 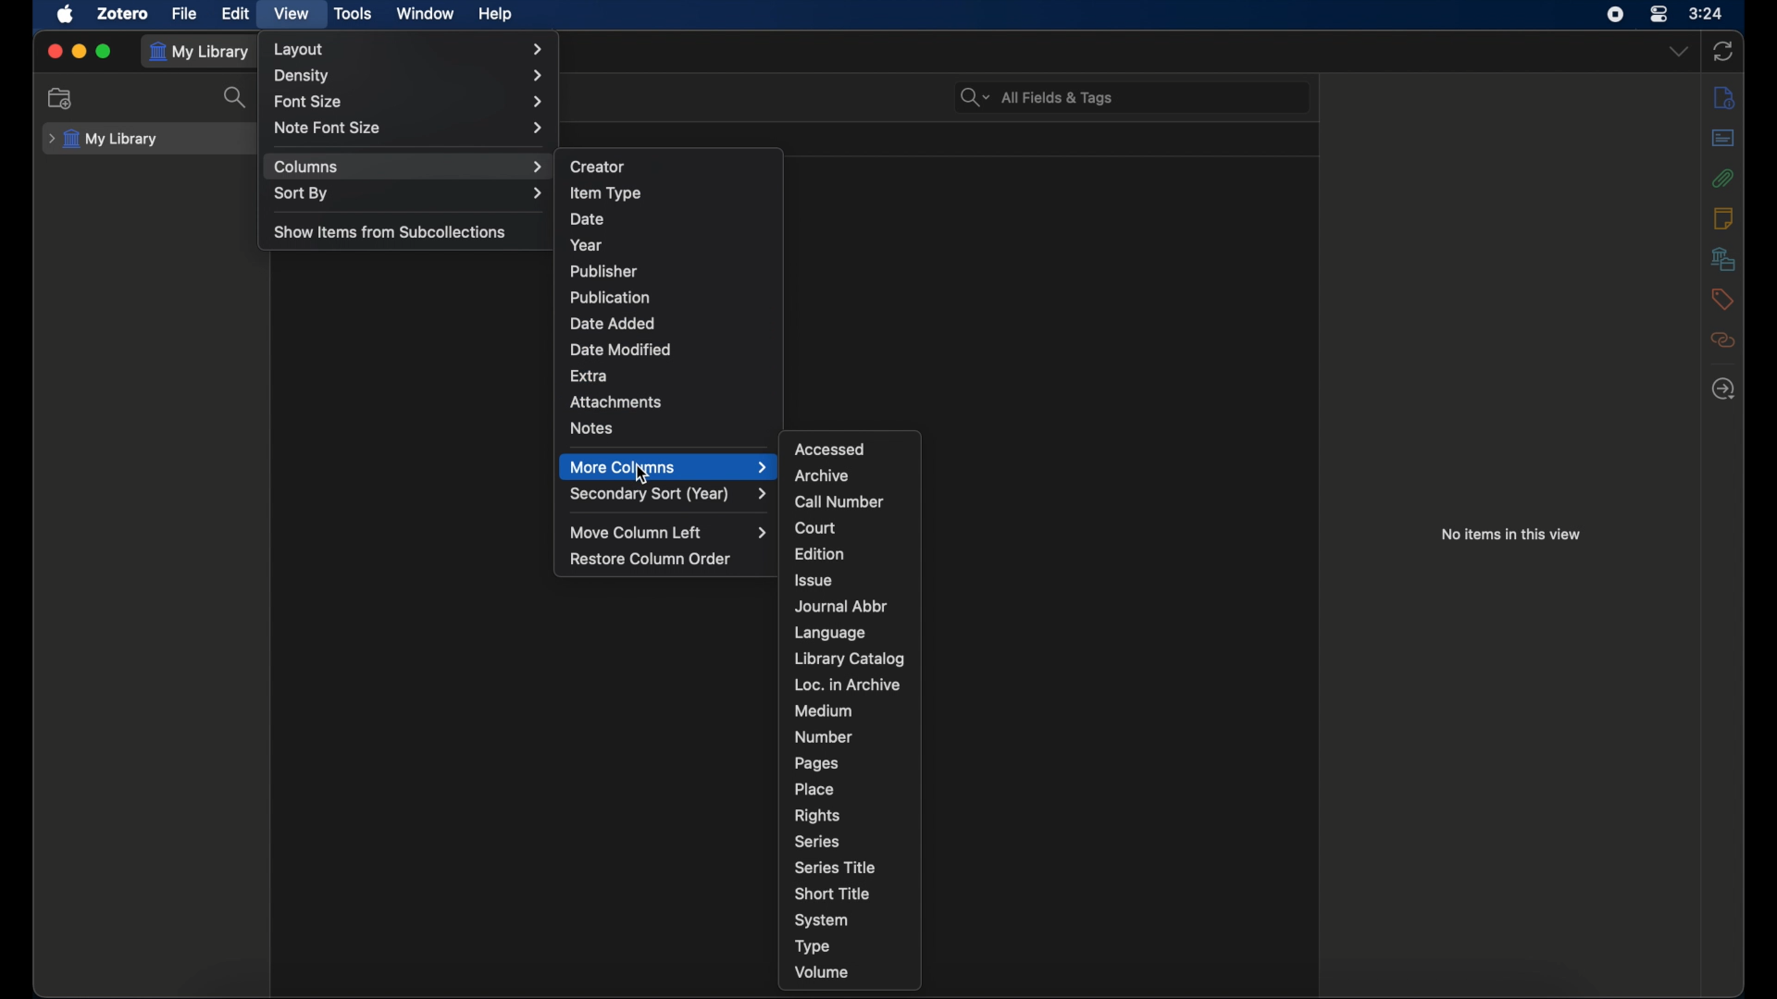 What do you see at coordinates (1679, 52) in the screenshot?
I see `dropdown` at bounding box center [1679, 52].